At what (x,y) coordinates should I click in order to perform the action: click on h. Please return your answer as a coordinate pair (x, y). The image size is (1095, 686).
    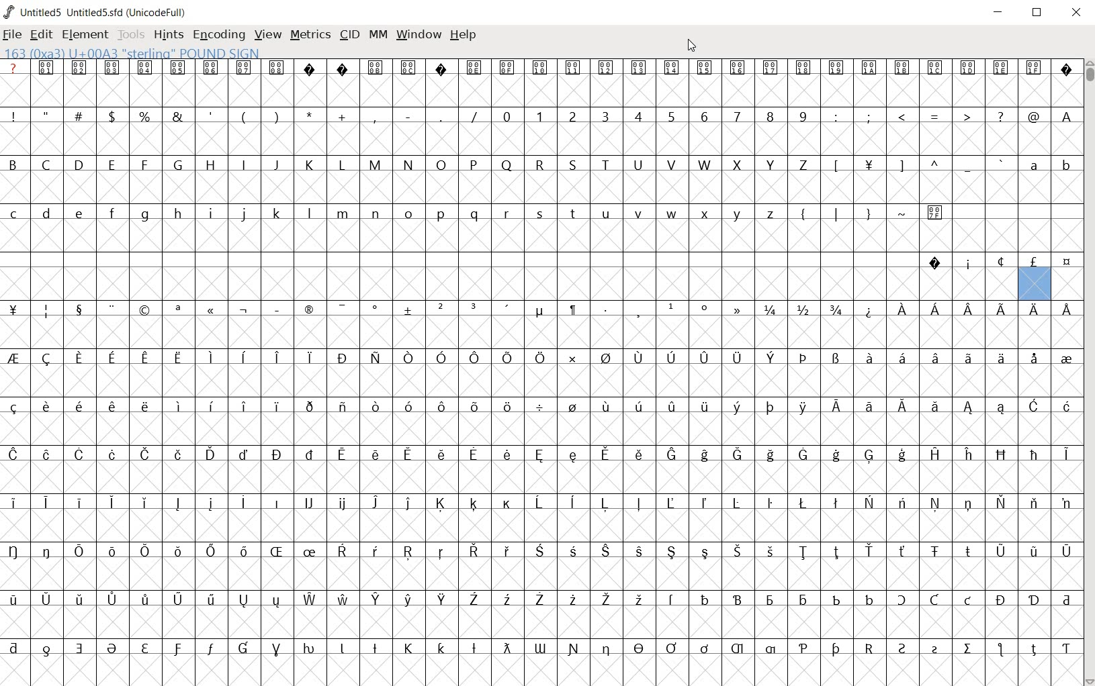
    Looking at the image, I should click on (179, 213).